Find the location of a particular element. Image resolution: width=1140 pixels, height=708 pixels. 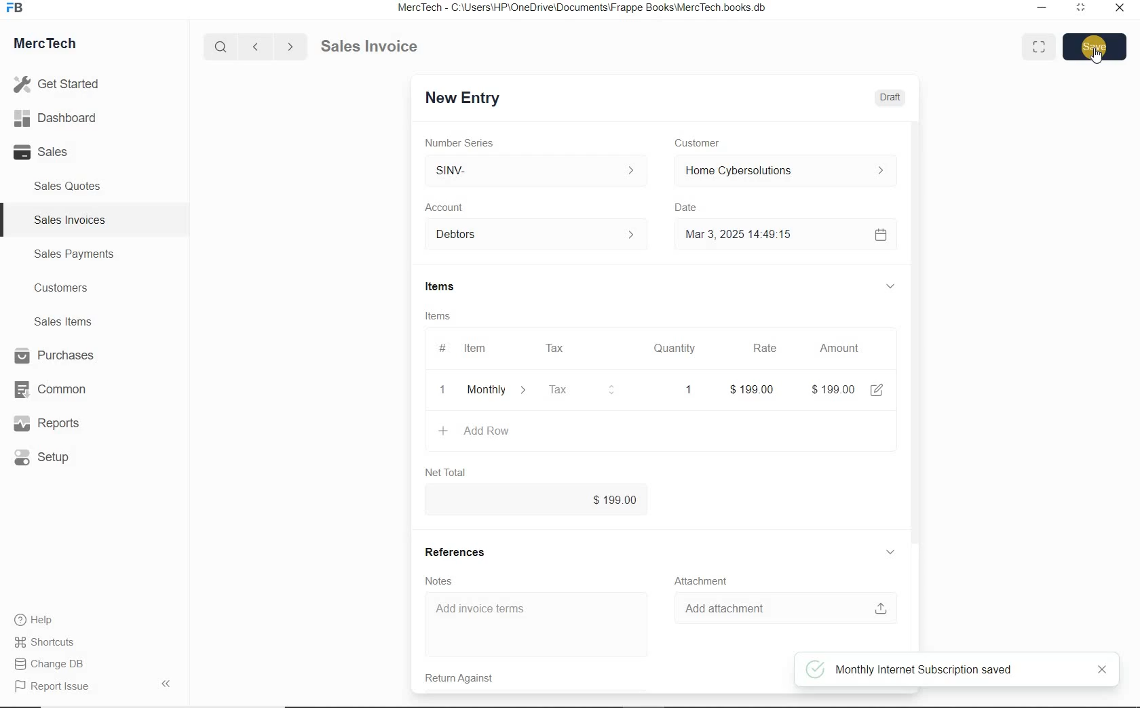

Minimize is located at coordinates (1042, 9).